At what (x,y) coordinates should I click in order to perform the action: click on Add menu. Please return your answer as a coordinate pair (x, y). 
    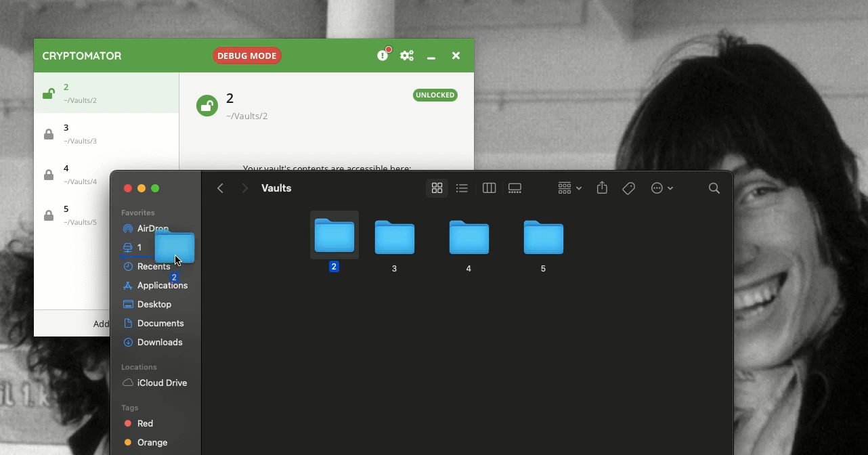
    Looking at the image, I should click on (101, 324).